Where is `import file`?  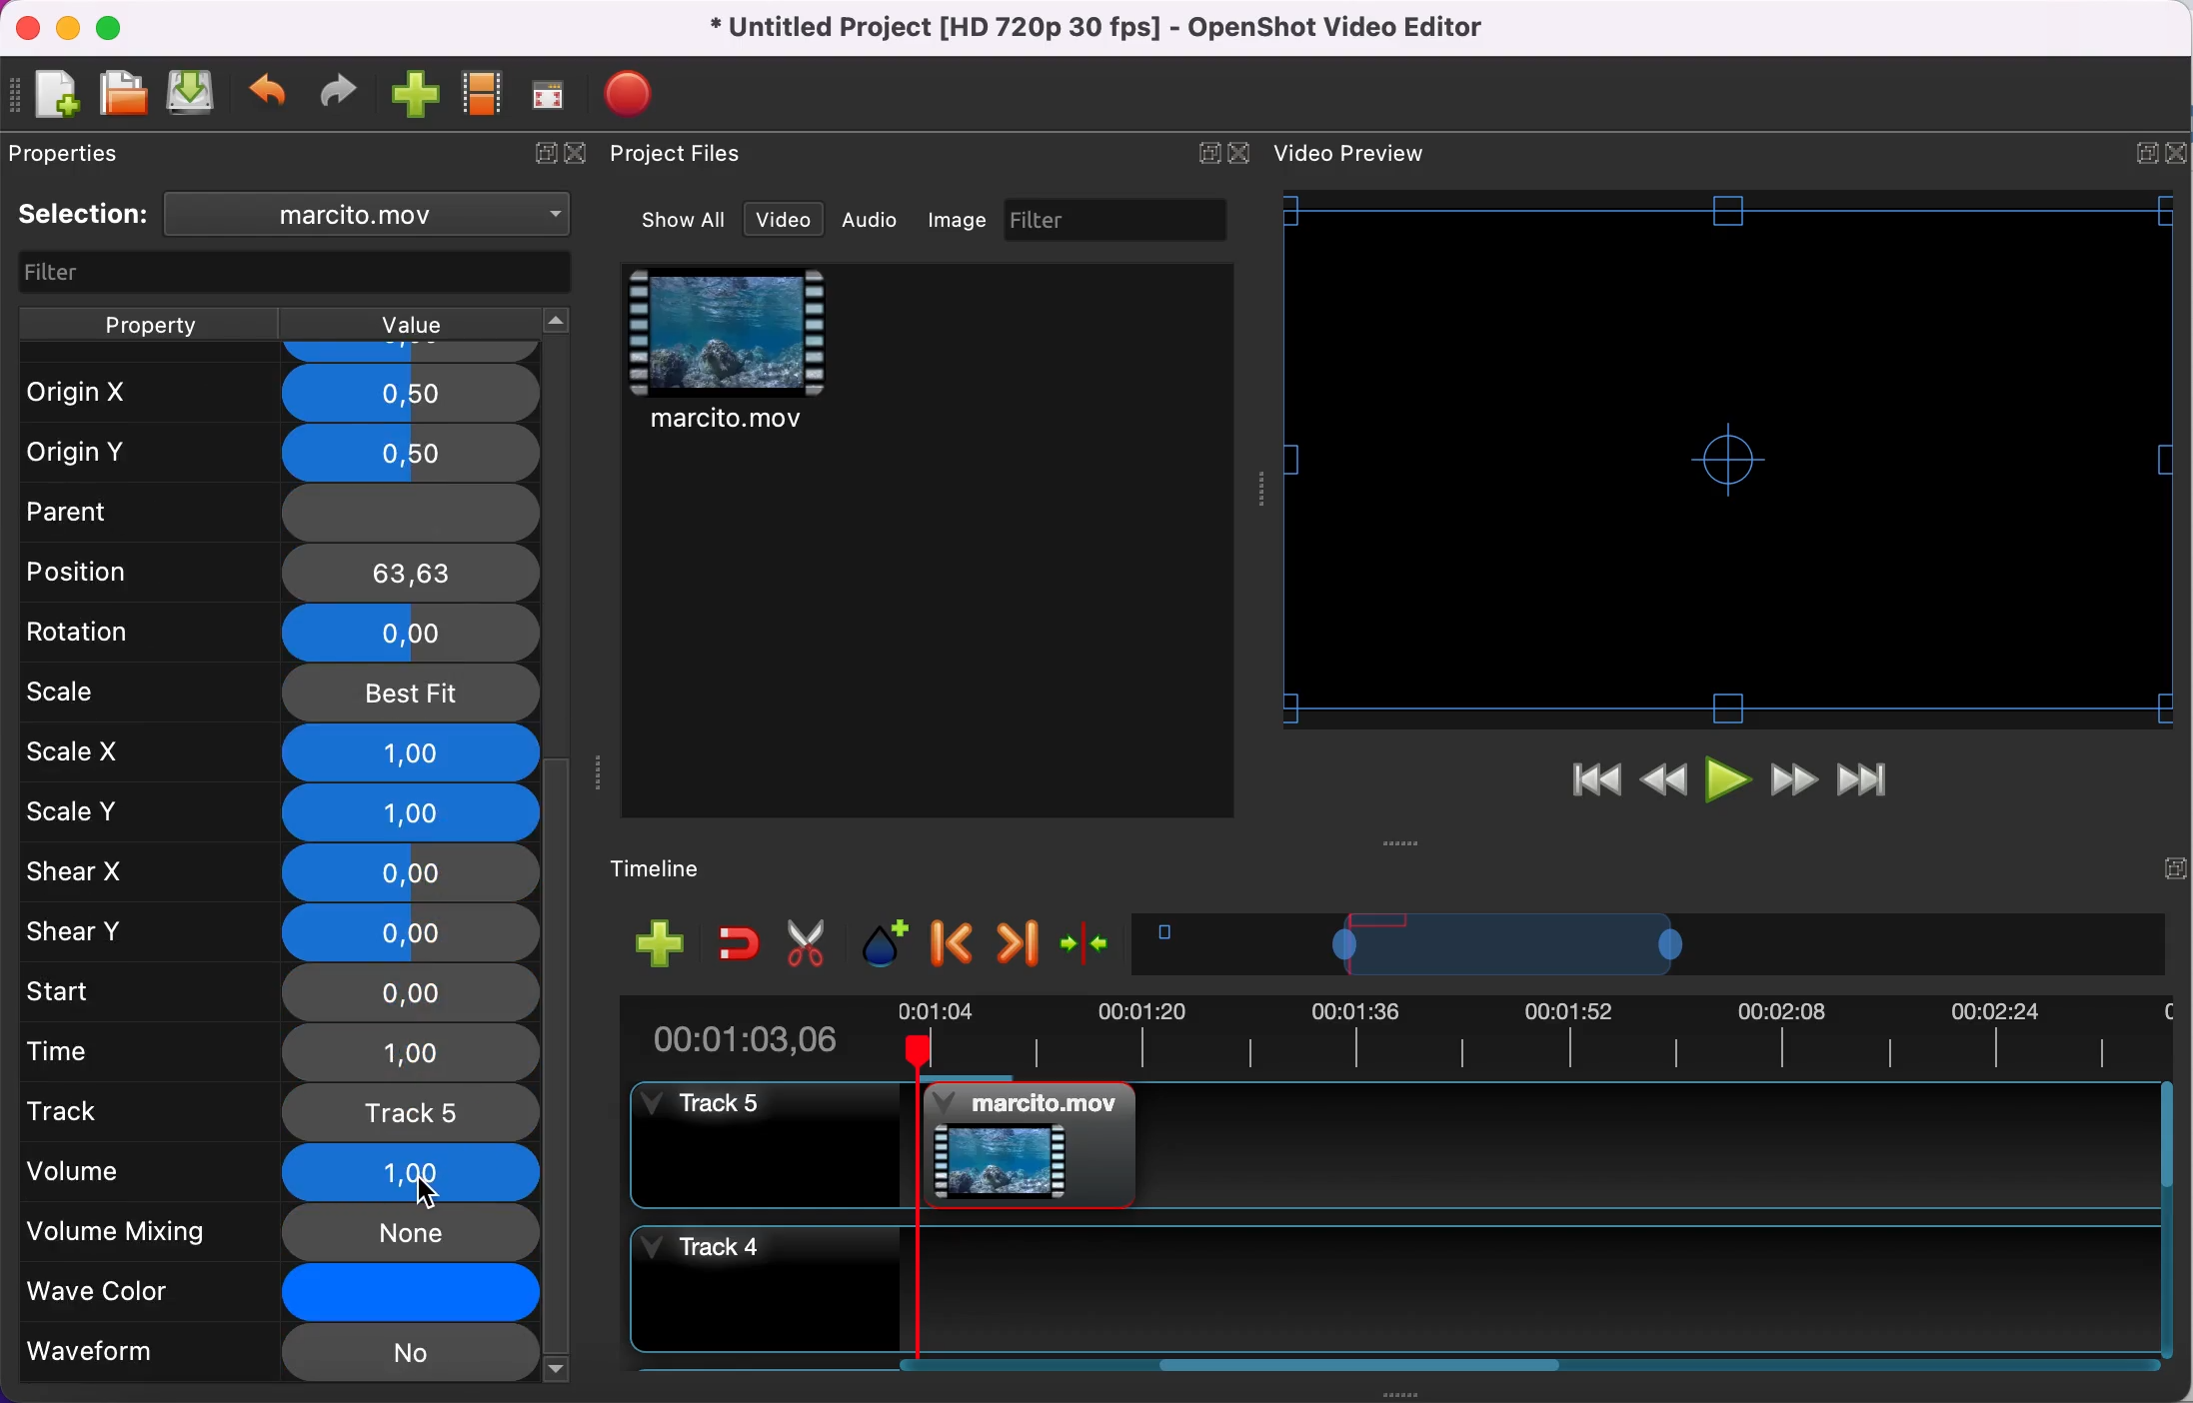 import file is located at coordinates (417, 96).